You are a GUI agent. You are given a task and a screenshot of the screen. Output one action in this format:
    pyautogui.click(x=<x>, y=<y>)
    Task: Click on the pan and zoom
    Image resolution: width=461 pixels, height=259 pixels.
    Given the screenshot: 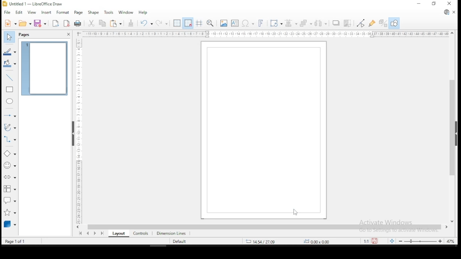 What is the action you would take?
    pyautogui.click(x=210, y=23)
    